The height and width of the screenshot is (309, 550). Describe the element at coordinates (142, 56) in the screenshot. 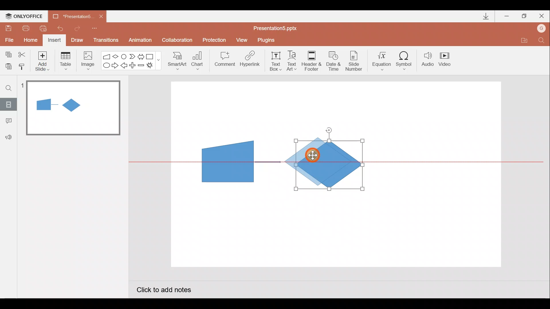

I see `Left right arrow` at that location.